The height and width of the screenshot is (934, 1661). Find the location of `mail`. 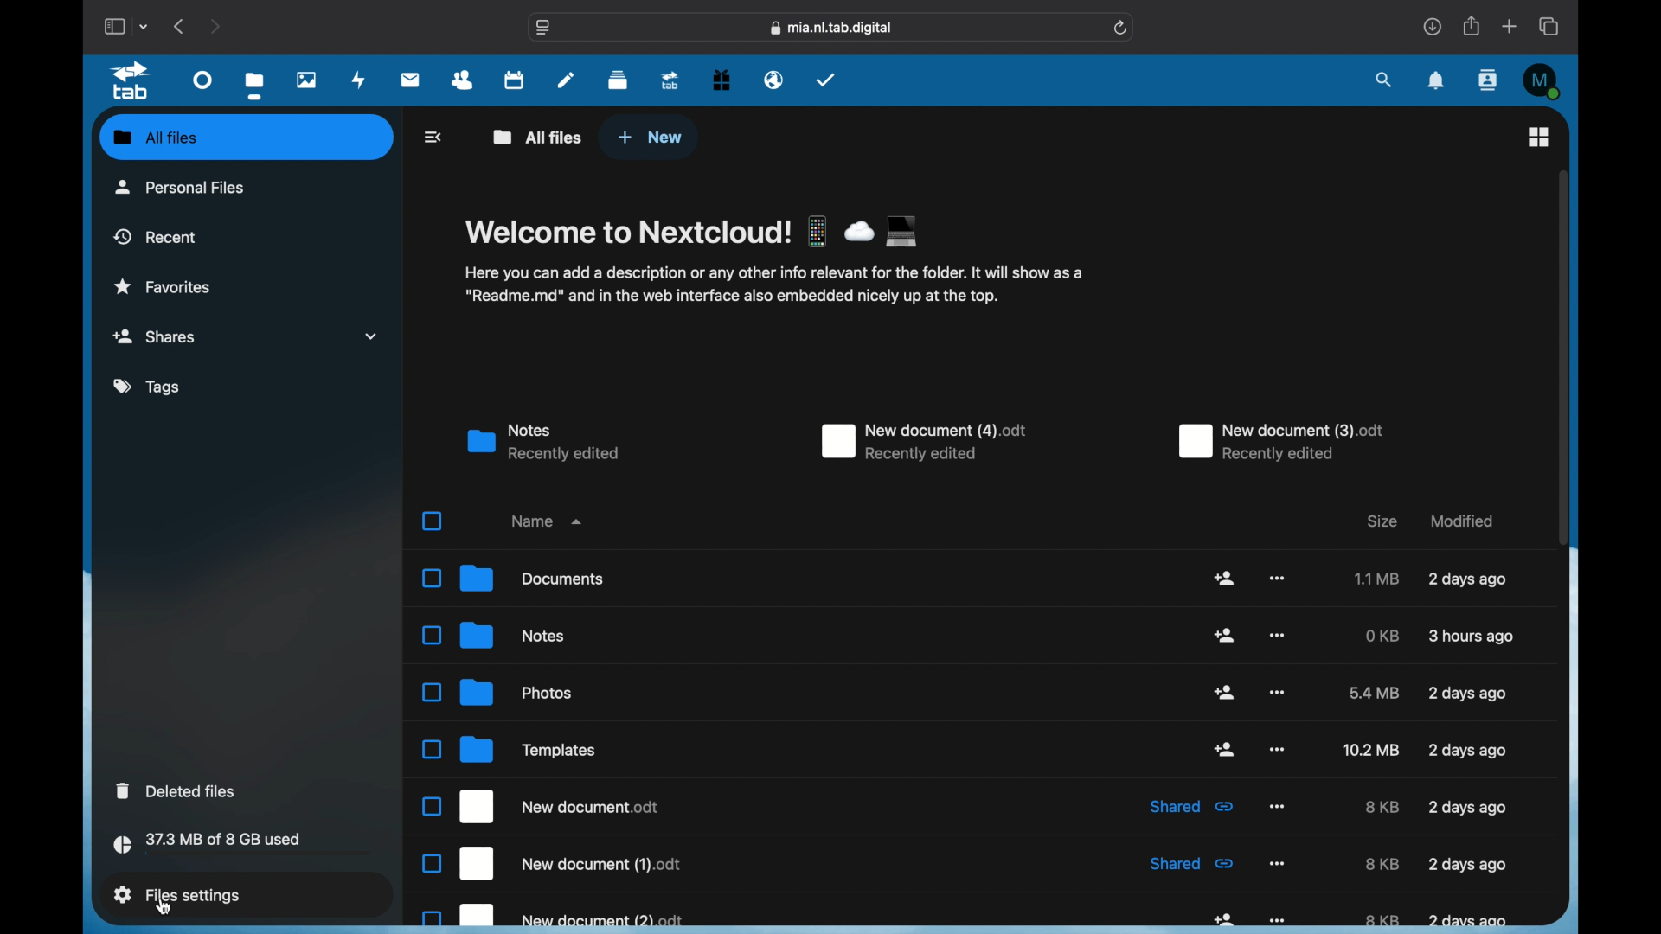

mail is located at coordinates (411, 80).